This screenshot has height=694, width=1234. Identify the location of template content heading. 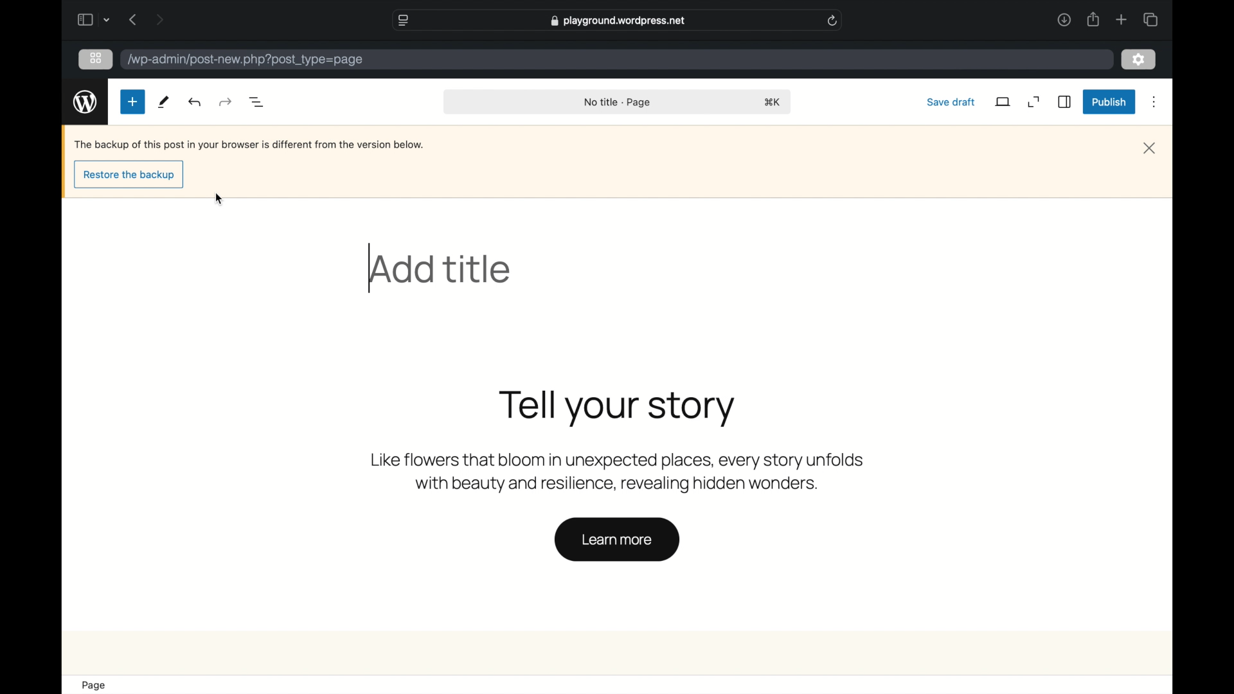
(618, 408).